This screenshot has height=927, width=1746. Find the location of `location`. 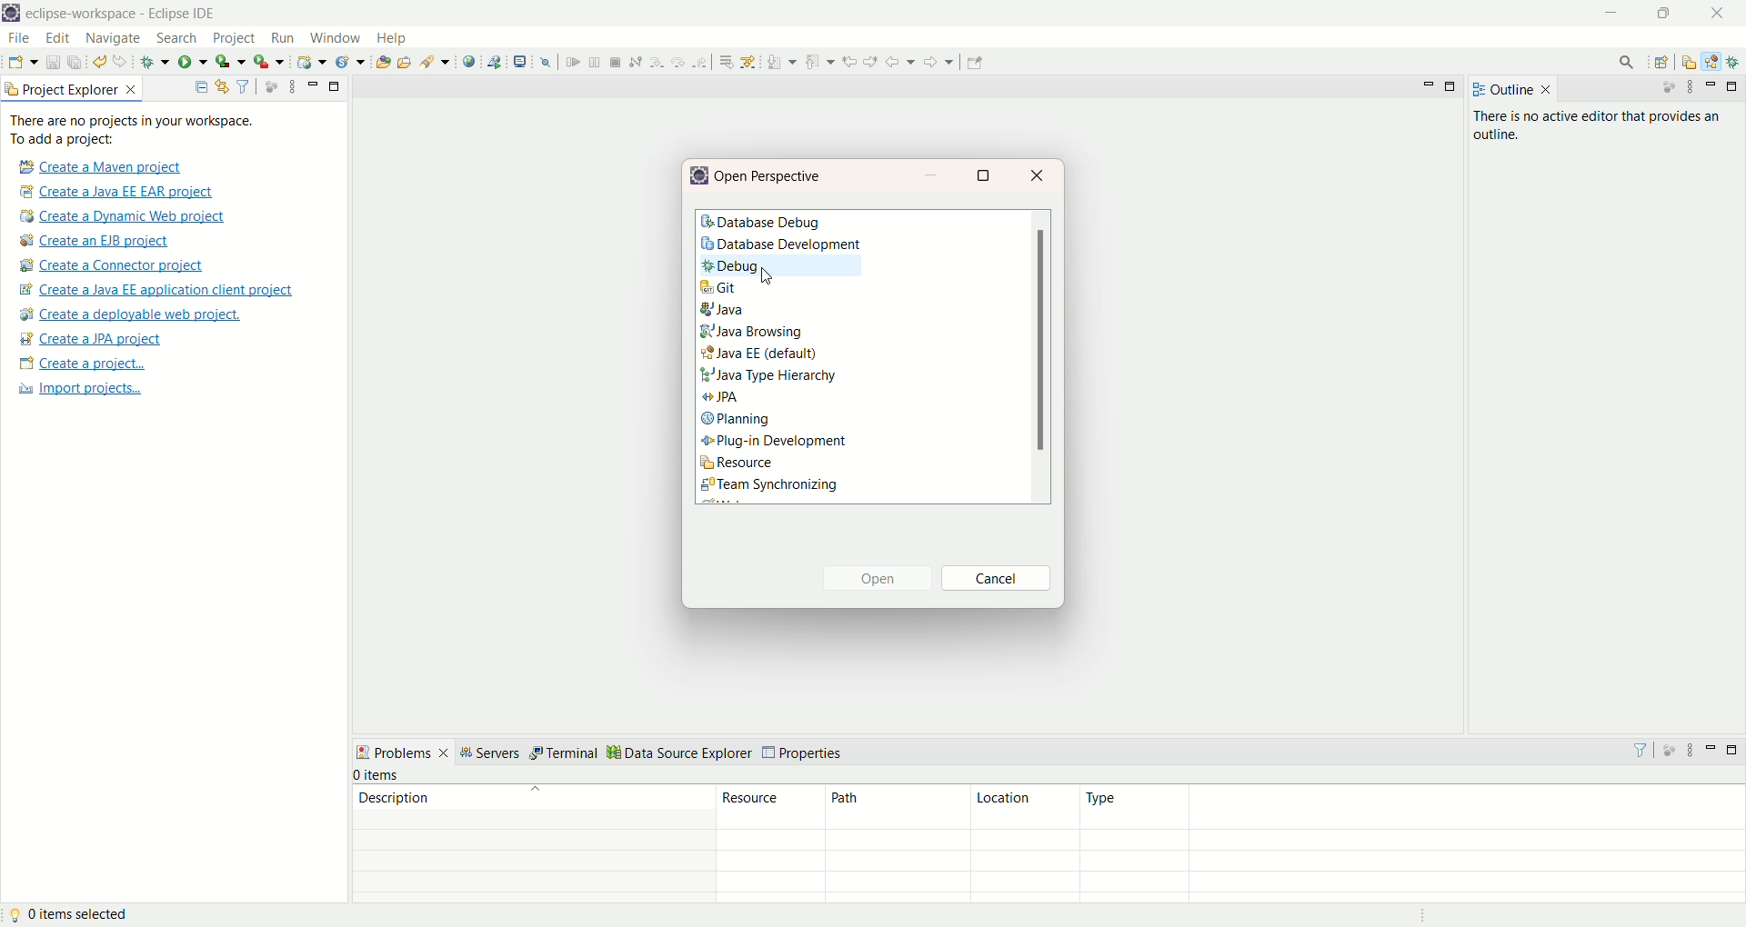

location is located at coordinates (1025, 842).